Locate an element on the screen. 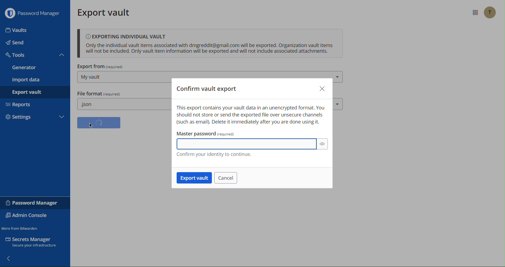 The width and height of the screenshot is (505, 267). Master Password is located at coordinates (246, 144).